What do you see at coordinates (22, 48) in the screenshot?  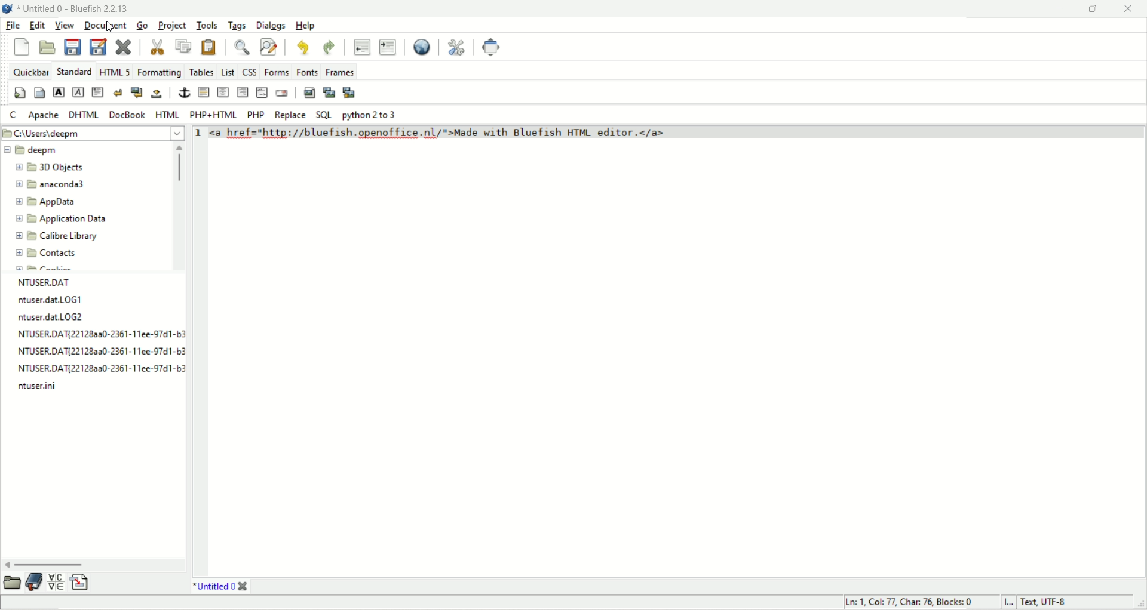 I see `new` at bounding box center [22, 48].